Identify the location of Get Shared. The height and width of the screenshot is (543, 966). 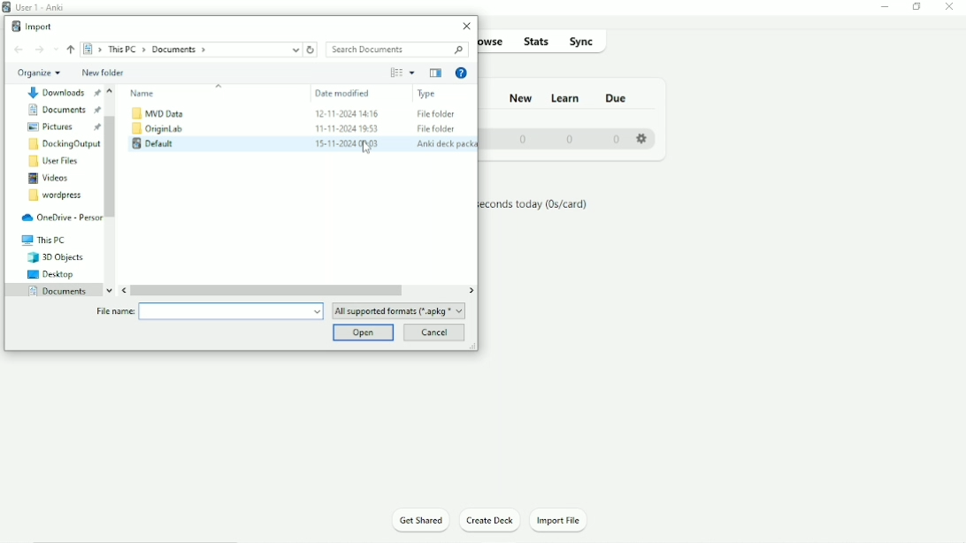
(419, 520).